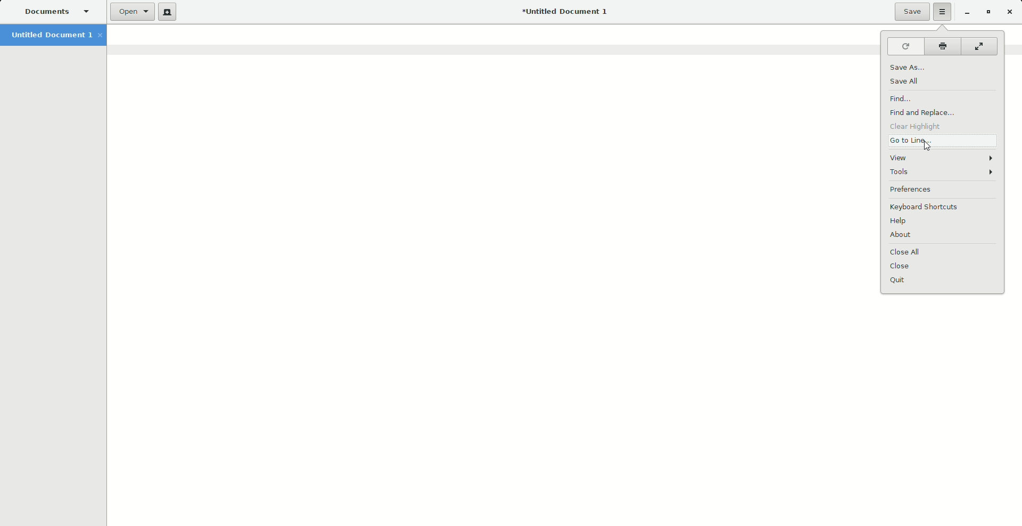  I want to click on Find and Replace, so click(922, 113).